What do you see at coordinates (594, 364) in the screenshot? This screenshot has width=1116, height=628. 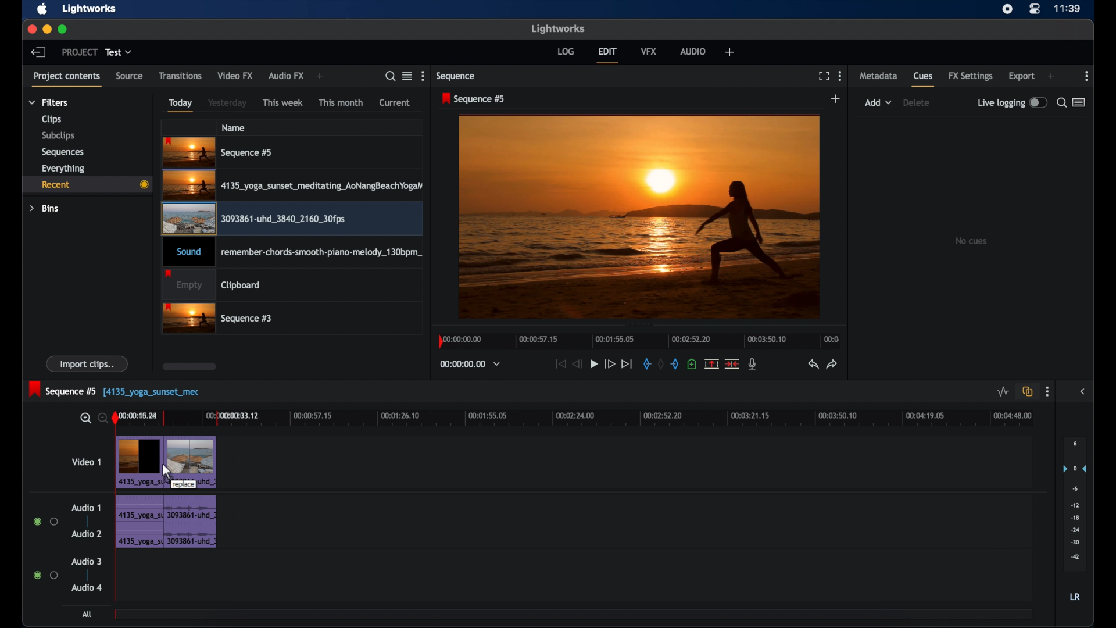 I see `play` at bounding box center [594, 364].